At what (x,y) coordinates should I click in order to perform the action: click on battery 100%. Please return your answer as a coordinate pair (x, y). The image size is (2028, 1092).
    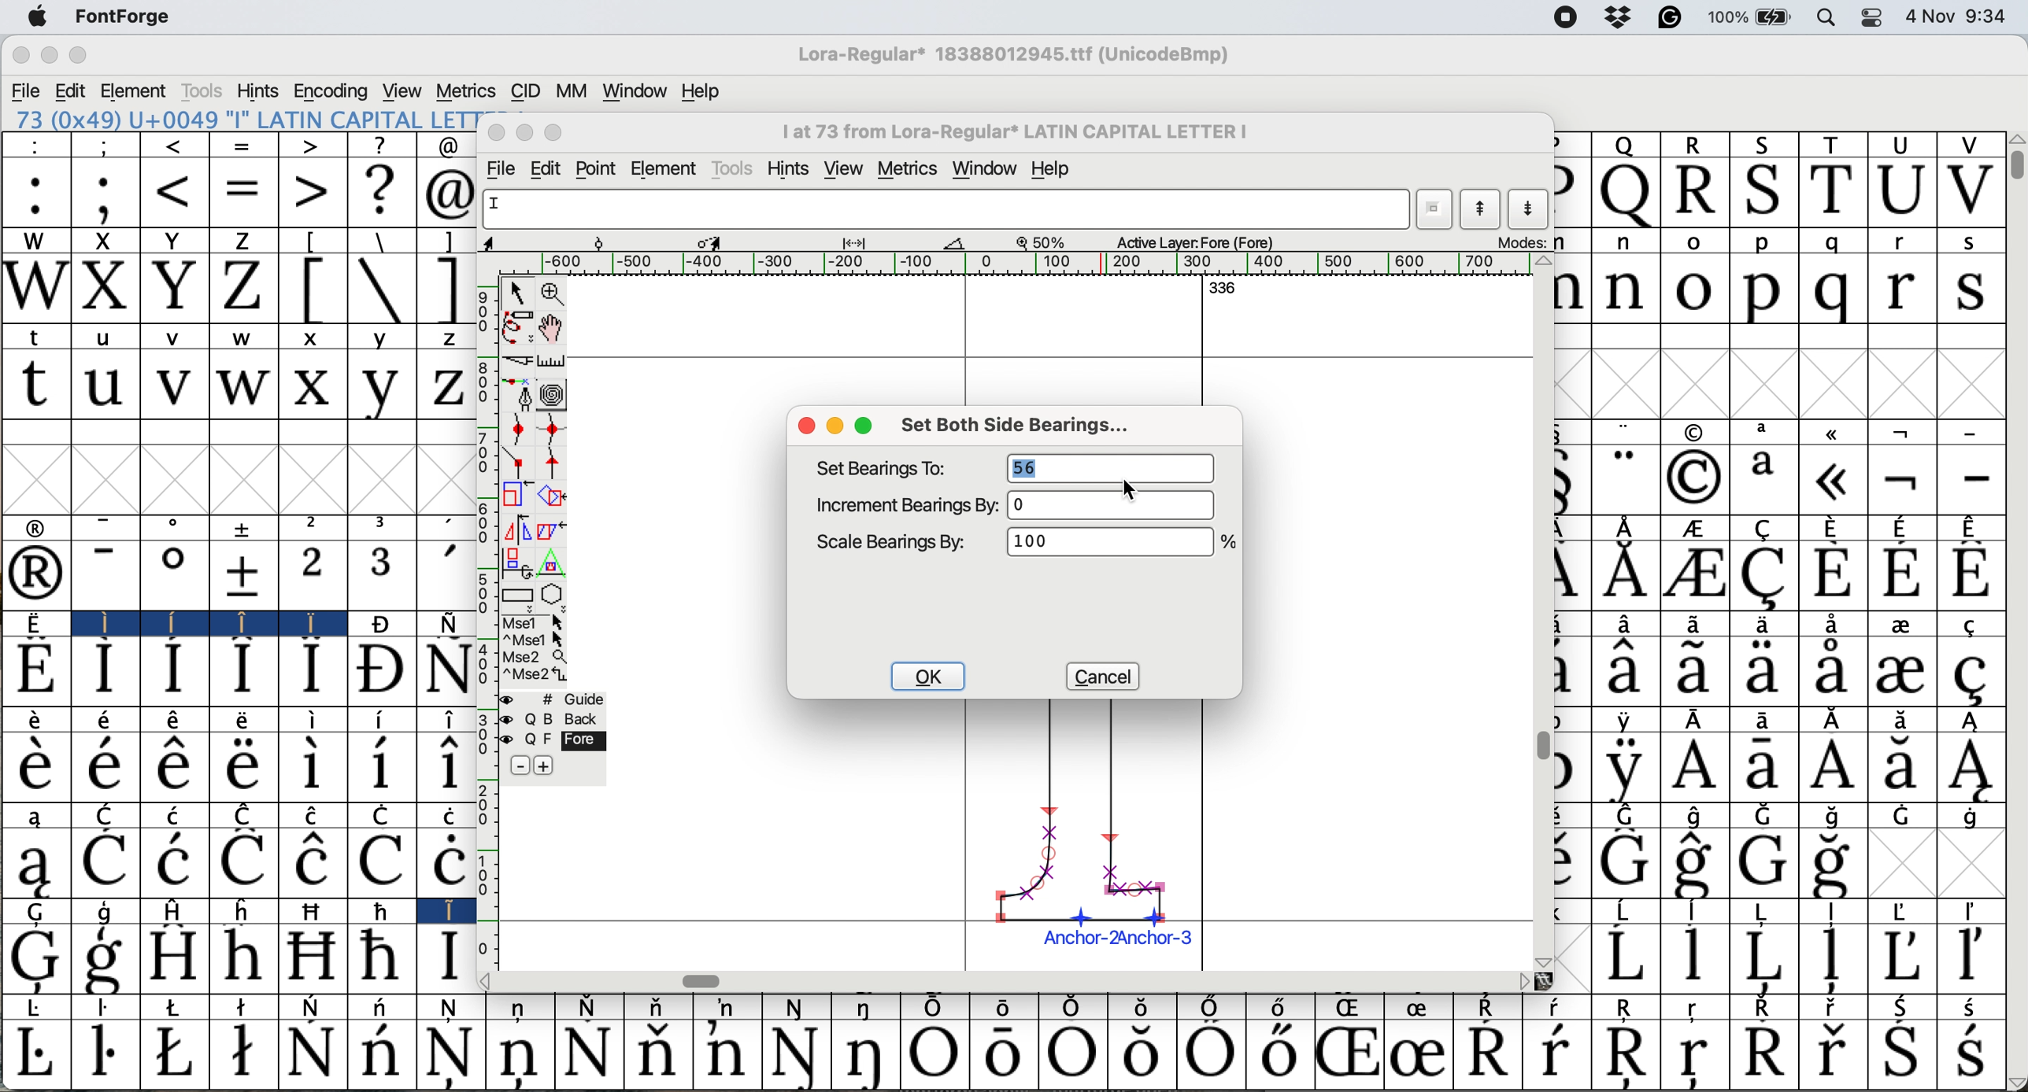
    Looking at the image, I should click on (1754, 17).